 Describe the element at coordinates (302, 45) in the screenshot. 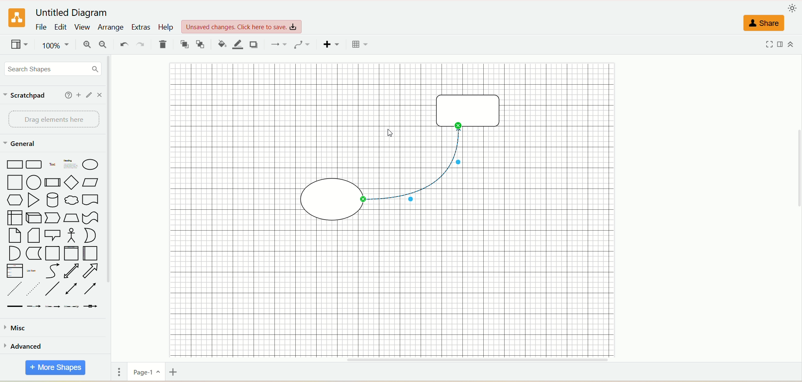

I see `waypoints` at that location.